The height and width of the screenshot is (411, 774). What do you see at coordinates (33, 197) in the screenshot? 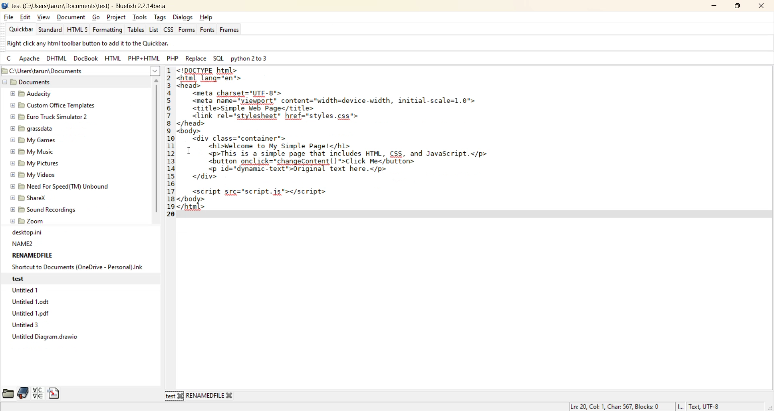
I see `@ [9 ShareX` at bounding box center [33, 197].